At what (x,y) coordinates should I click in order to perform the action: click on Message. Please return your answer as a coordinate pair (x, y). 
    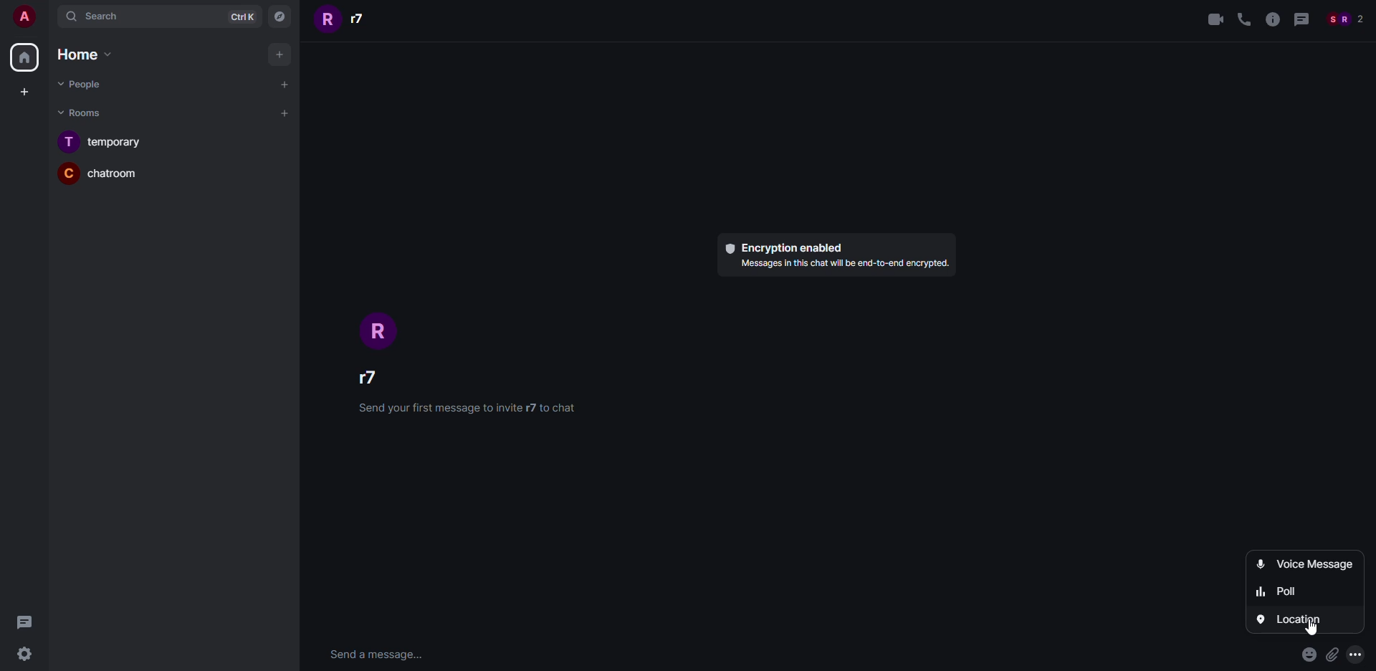
    Looking at the image, I should click on (1300, 21).